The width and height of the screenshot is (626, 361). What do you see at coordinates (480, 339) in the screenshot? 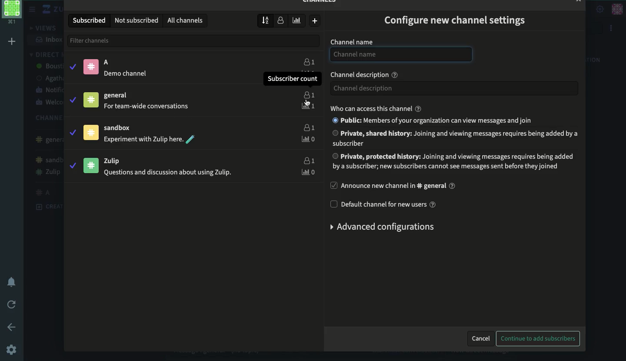
I see `cancel` at bounding box center [480, 339].